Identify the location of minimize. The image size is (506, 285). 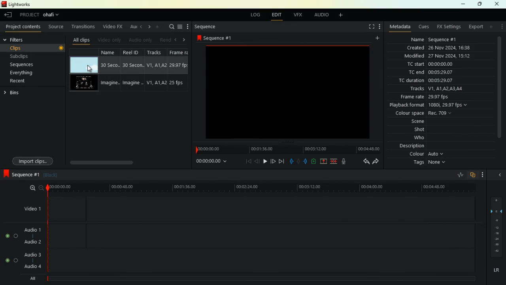
(463, 4).